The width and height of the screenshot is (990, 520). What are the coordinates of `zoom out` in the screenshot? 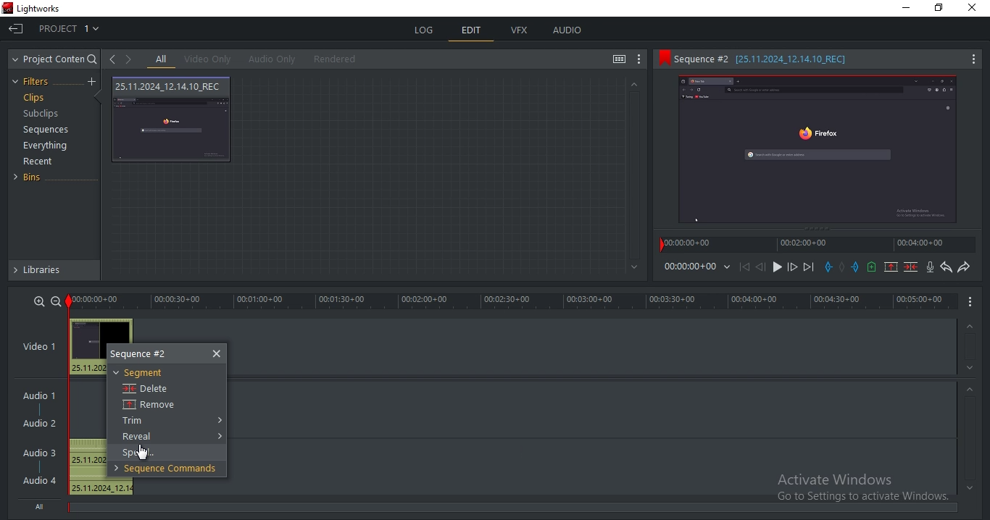 It's located at (54, 301).